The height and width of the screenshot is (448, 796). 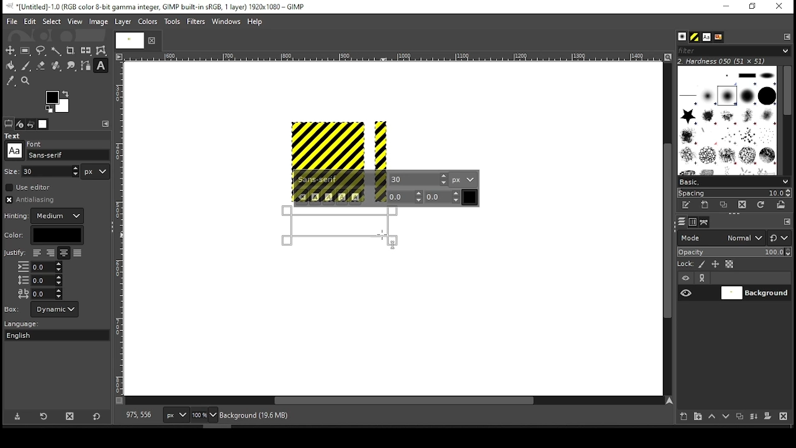 What do you see at coordinates (716, 264) in the screenshot?
I see `lock size and positioning` at bounding box center [716, 264].